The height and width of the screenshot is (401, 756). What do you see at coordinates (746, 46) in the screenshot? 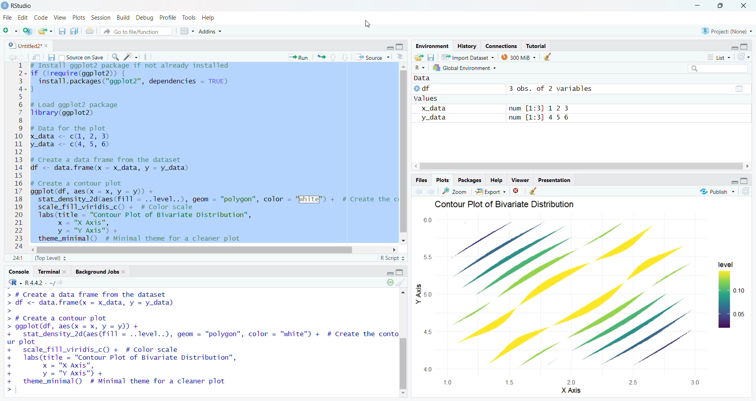
I see `hide console` at bounding box center [746, 46].